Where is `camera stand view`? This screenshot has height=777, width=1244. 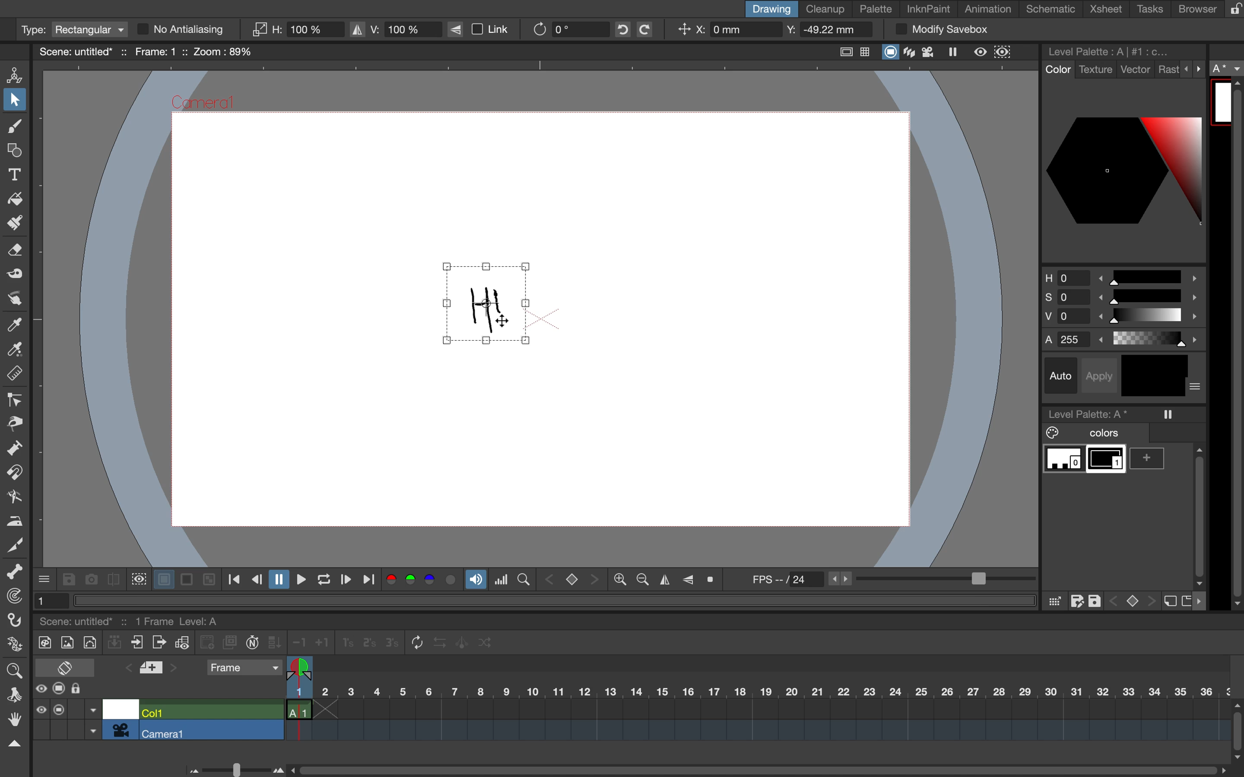
camera stand view is located at coordinates (889, 53).